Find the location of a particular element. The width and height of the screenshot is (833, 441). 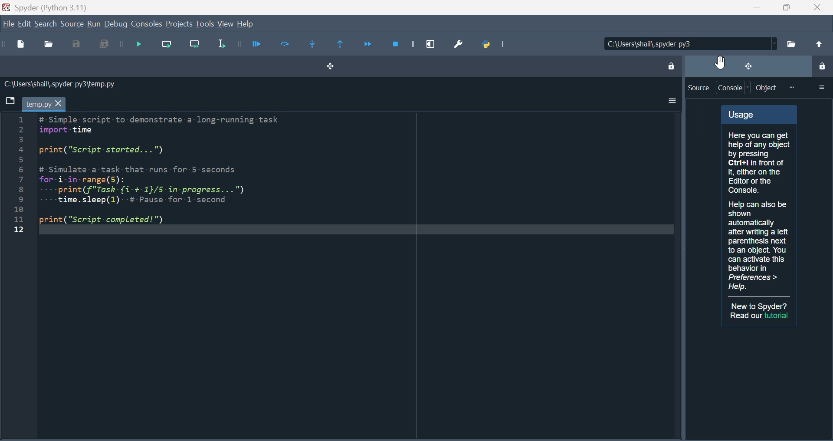

Run selection is located at coordinates (220, 46).